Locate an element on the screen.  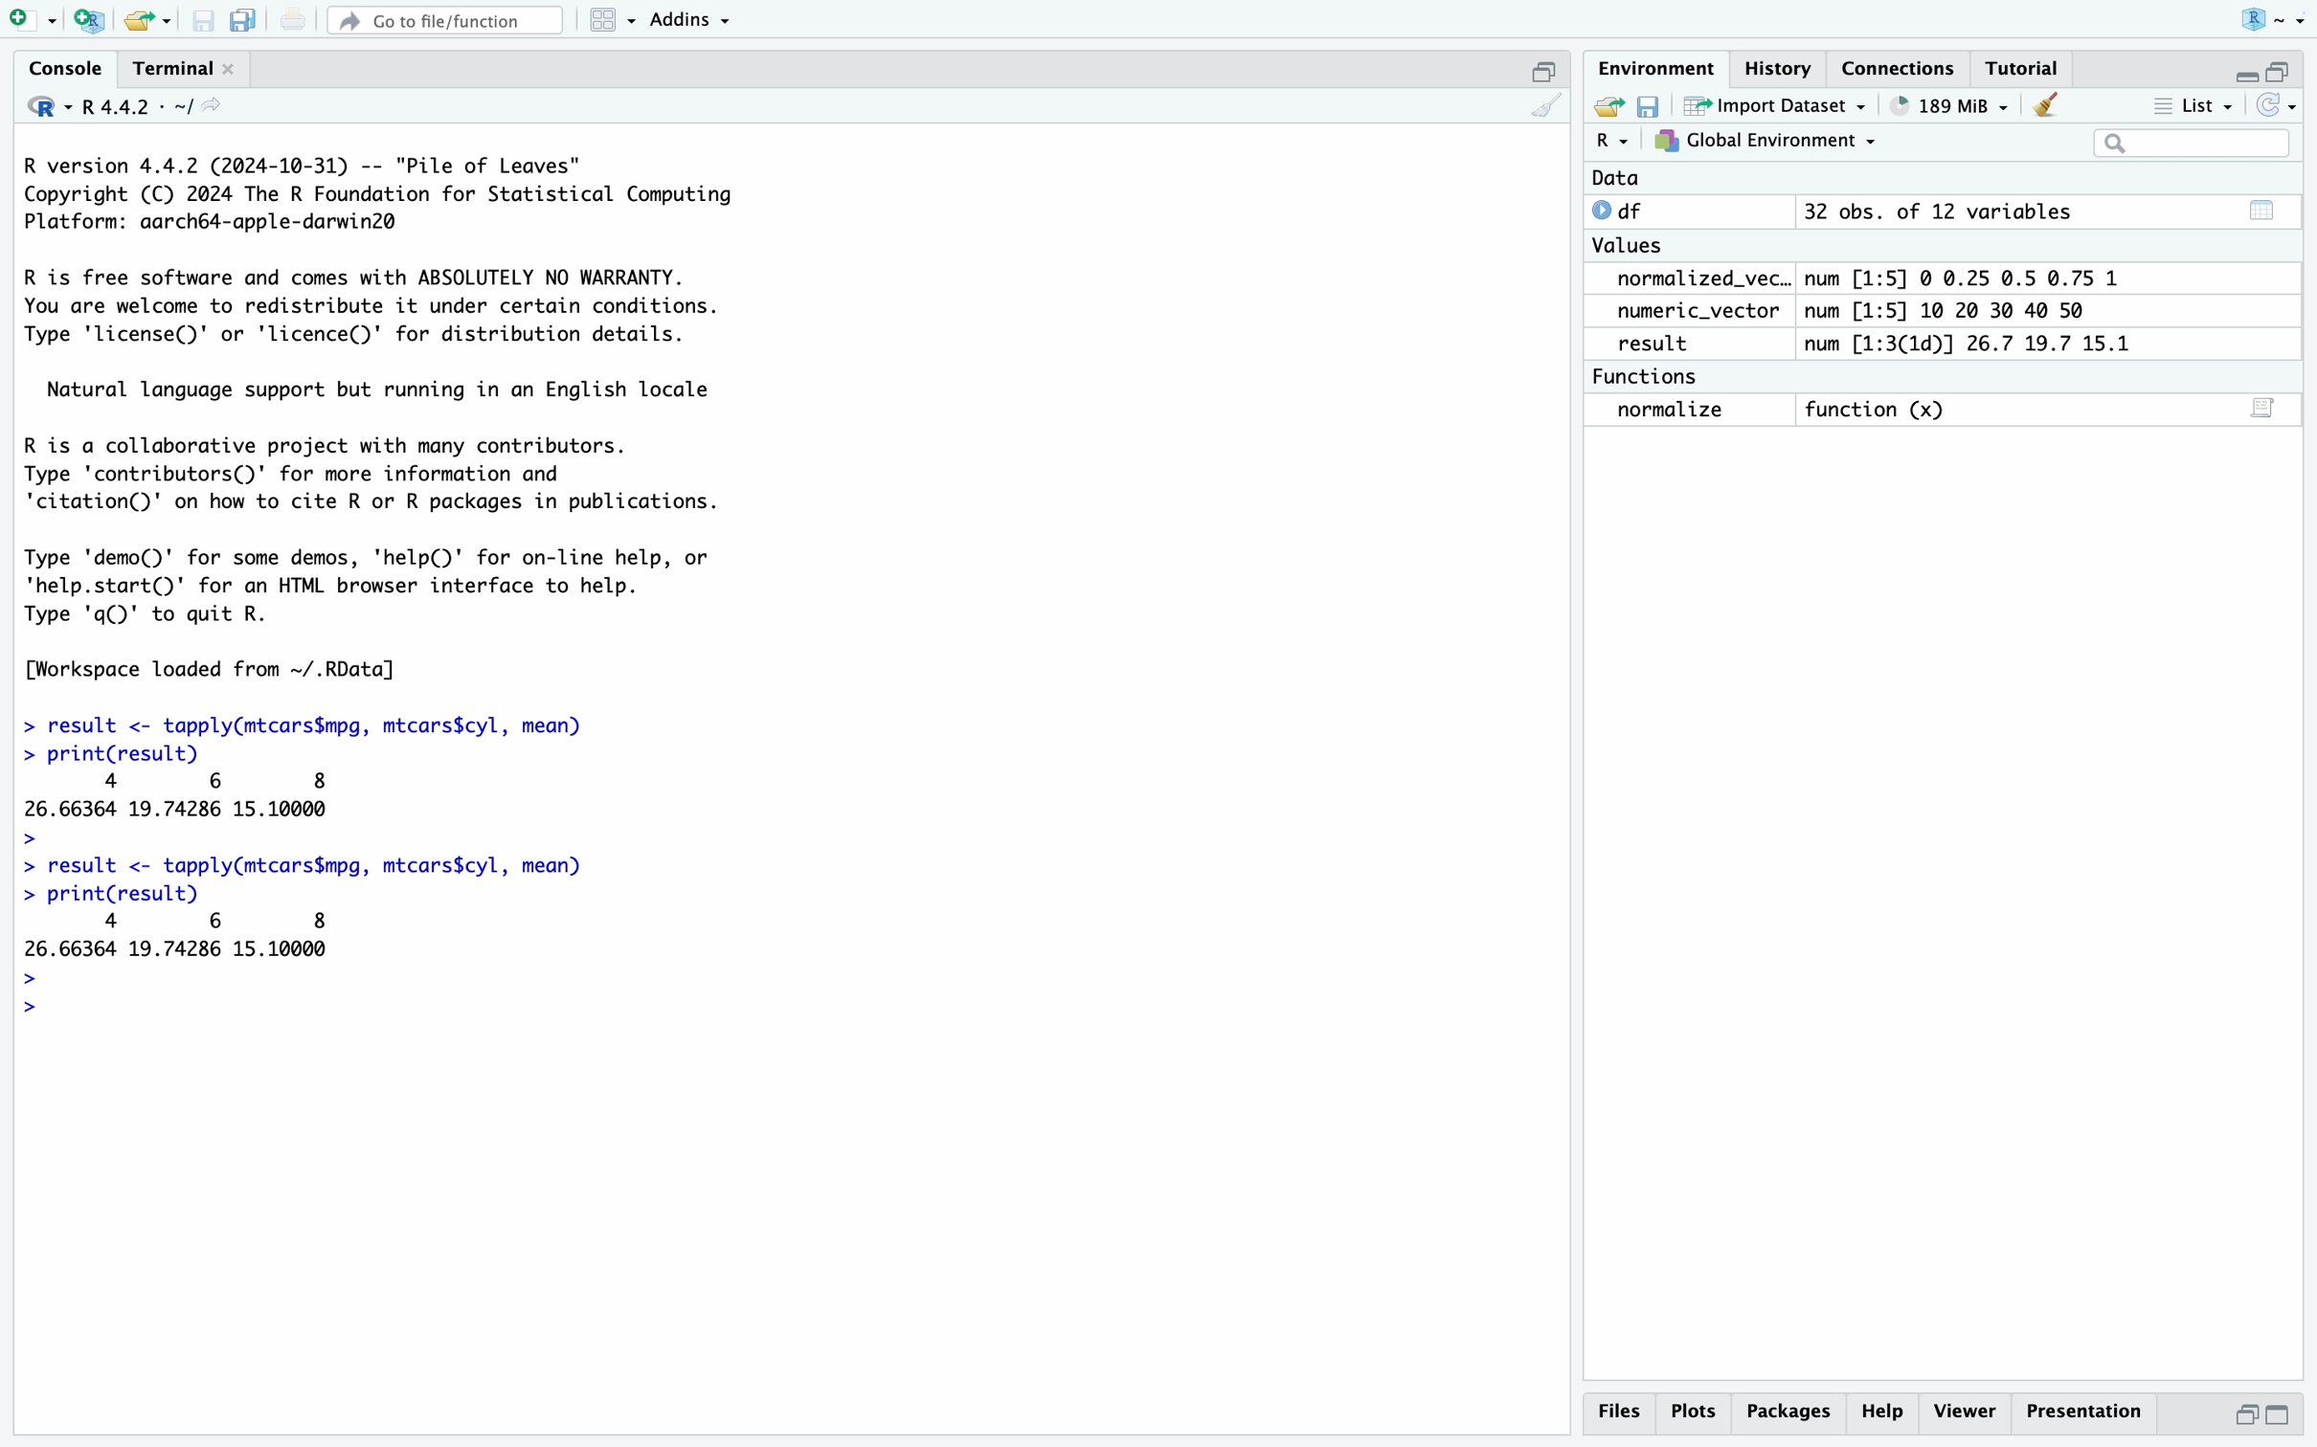
Connections is located at coordinates (1900, 67).